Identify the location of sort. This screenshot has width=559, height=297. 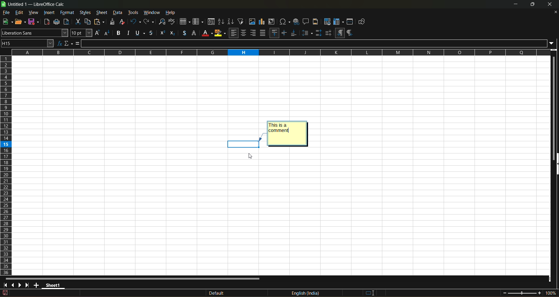
(211, 21).